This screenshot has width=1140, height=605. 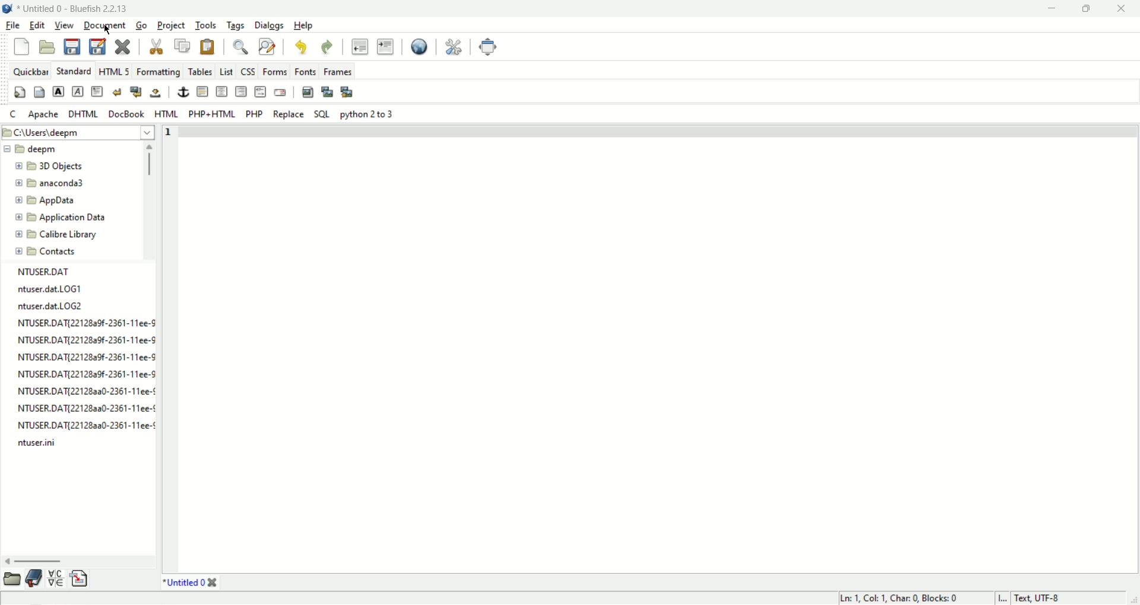 What do you see at coordinates (657, 349) in the screenshot?
I see `editor` at bounding box center [657, 349].